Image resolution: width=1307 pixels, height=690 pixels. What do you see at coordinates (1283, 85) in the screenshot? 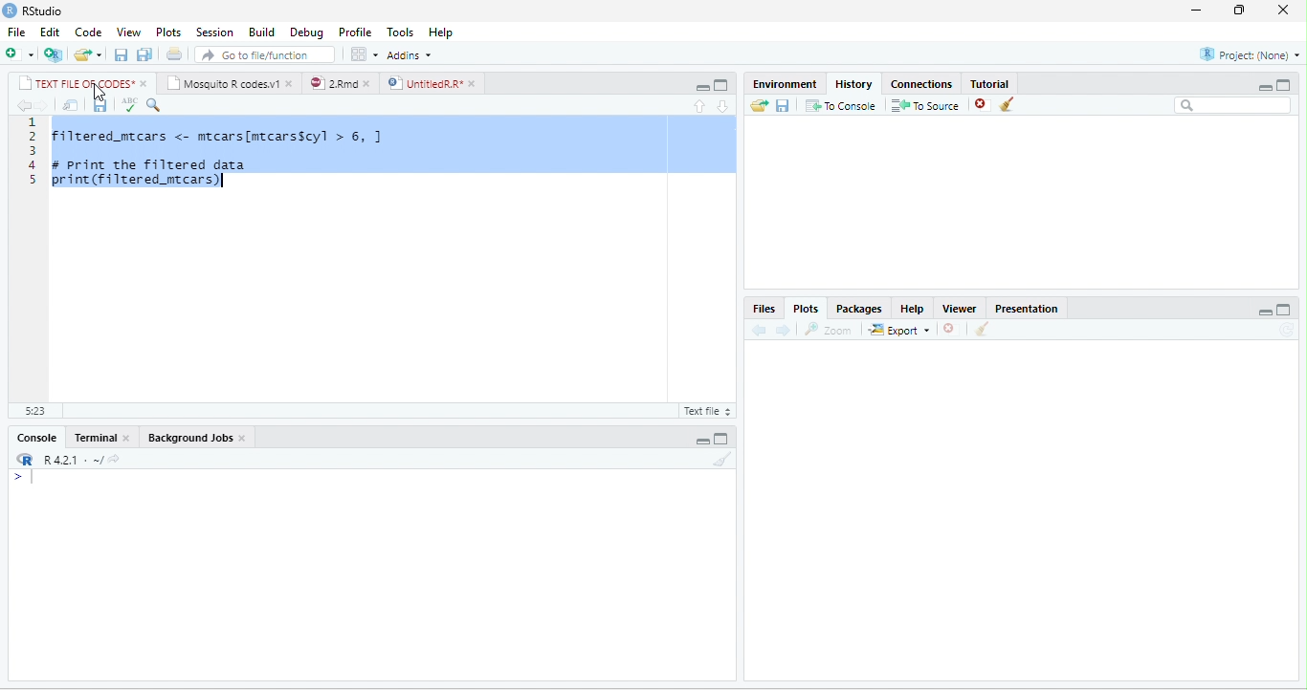
I see `maximize` at bounding box center [1283, 85].